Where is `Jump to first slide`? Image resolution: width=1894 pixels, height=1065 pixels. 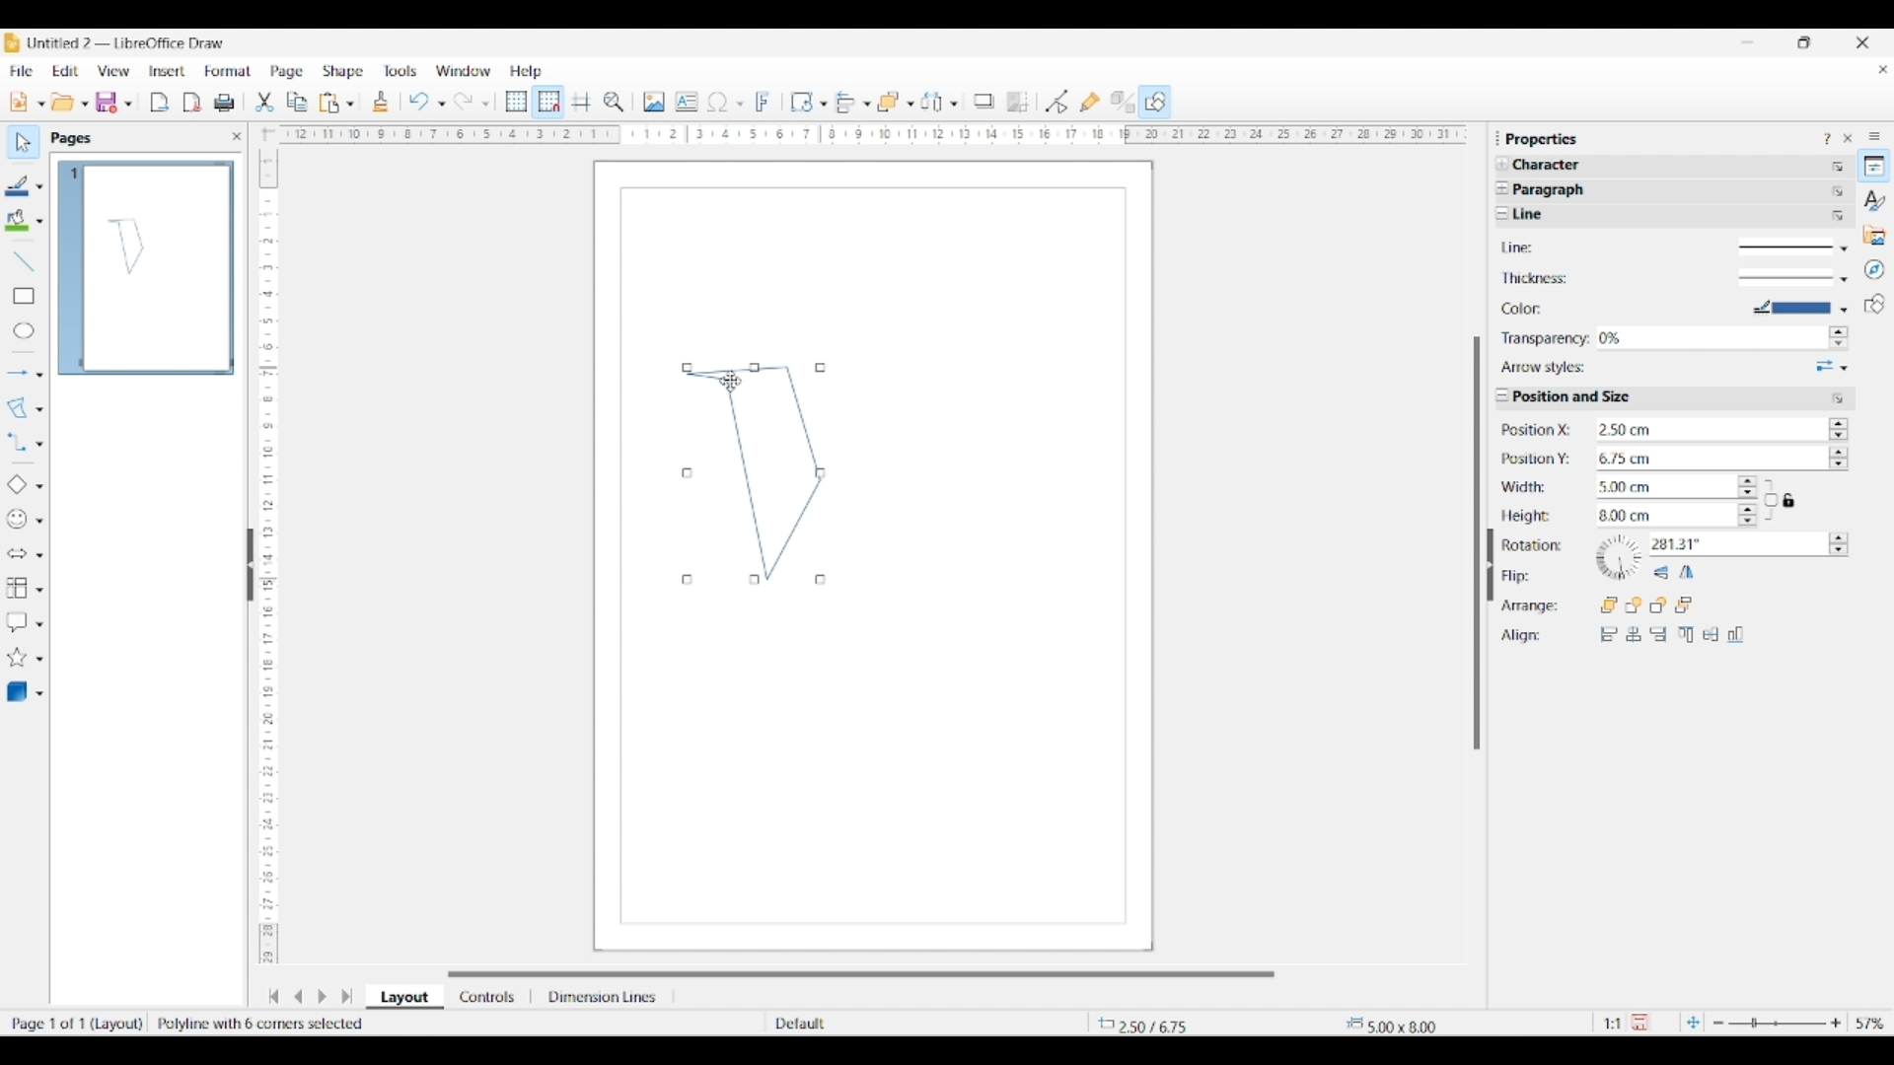
Jump to first slide is located at coordinates (273, 996).